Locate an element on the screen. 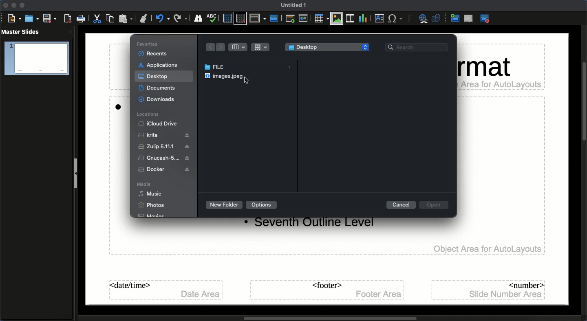  New folder is located at coordinates (224, 204).